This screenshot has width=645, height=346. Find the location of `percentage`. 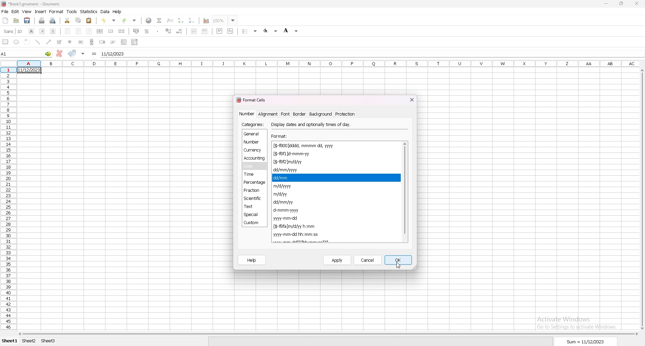

percentage is located at coordinates (147, 31).